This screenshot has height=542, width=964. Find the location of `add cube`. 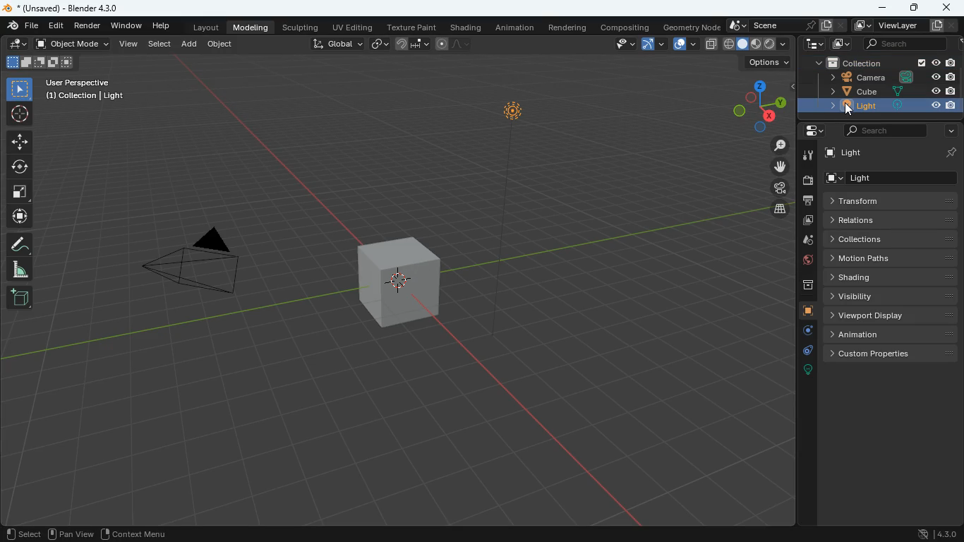

add cube is located at coordinates (19, 298).